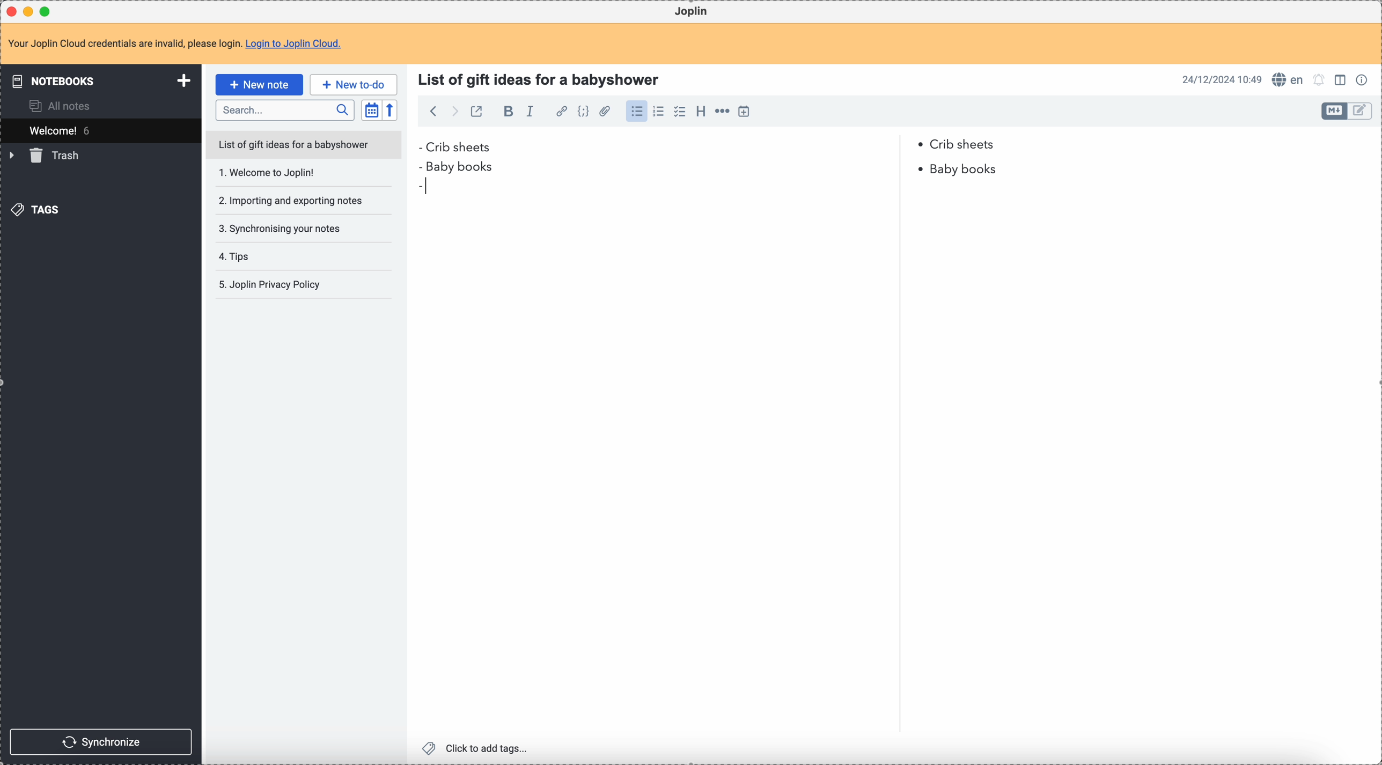 This screenshot has height=765, width=1382. I want to click on baby books, so click(967, 171).